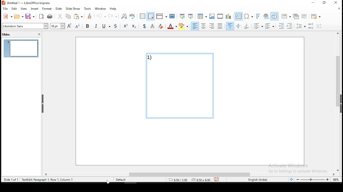  What do you see at coordinates (30, 16) in the screenshot?
I see `save` at bounding box center [30, 16].